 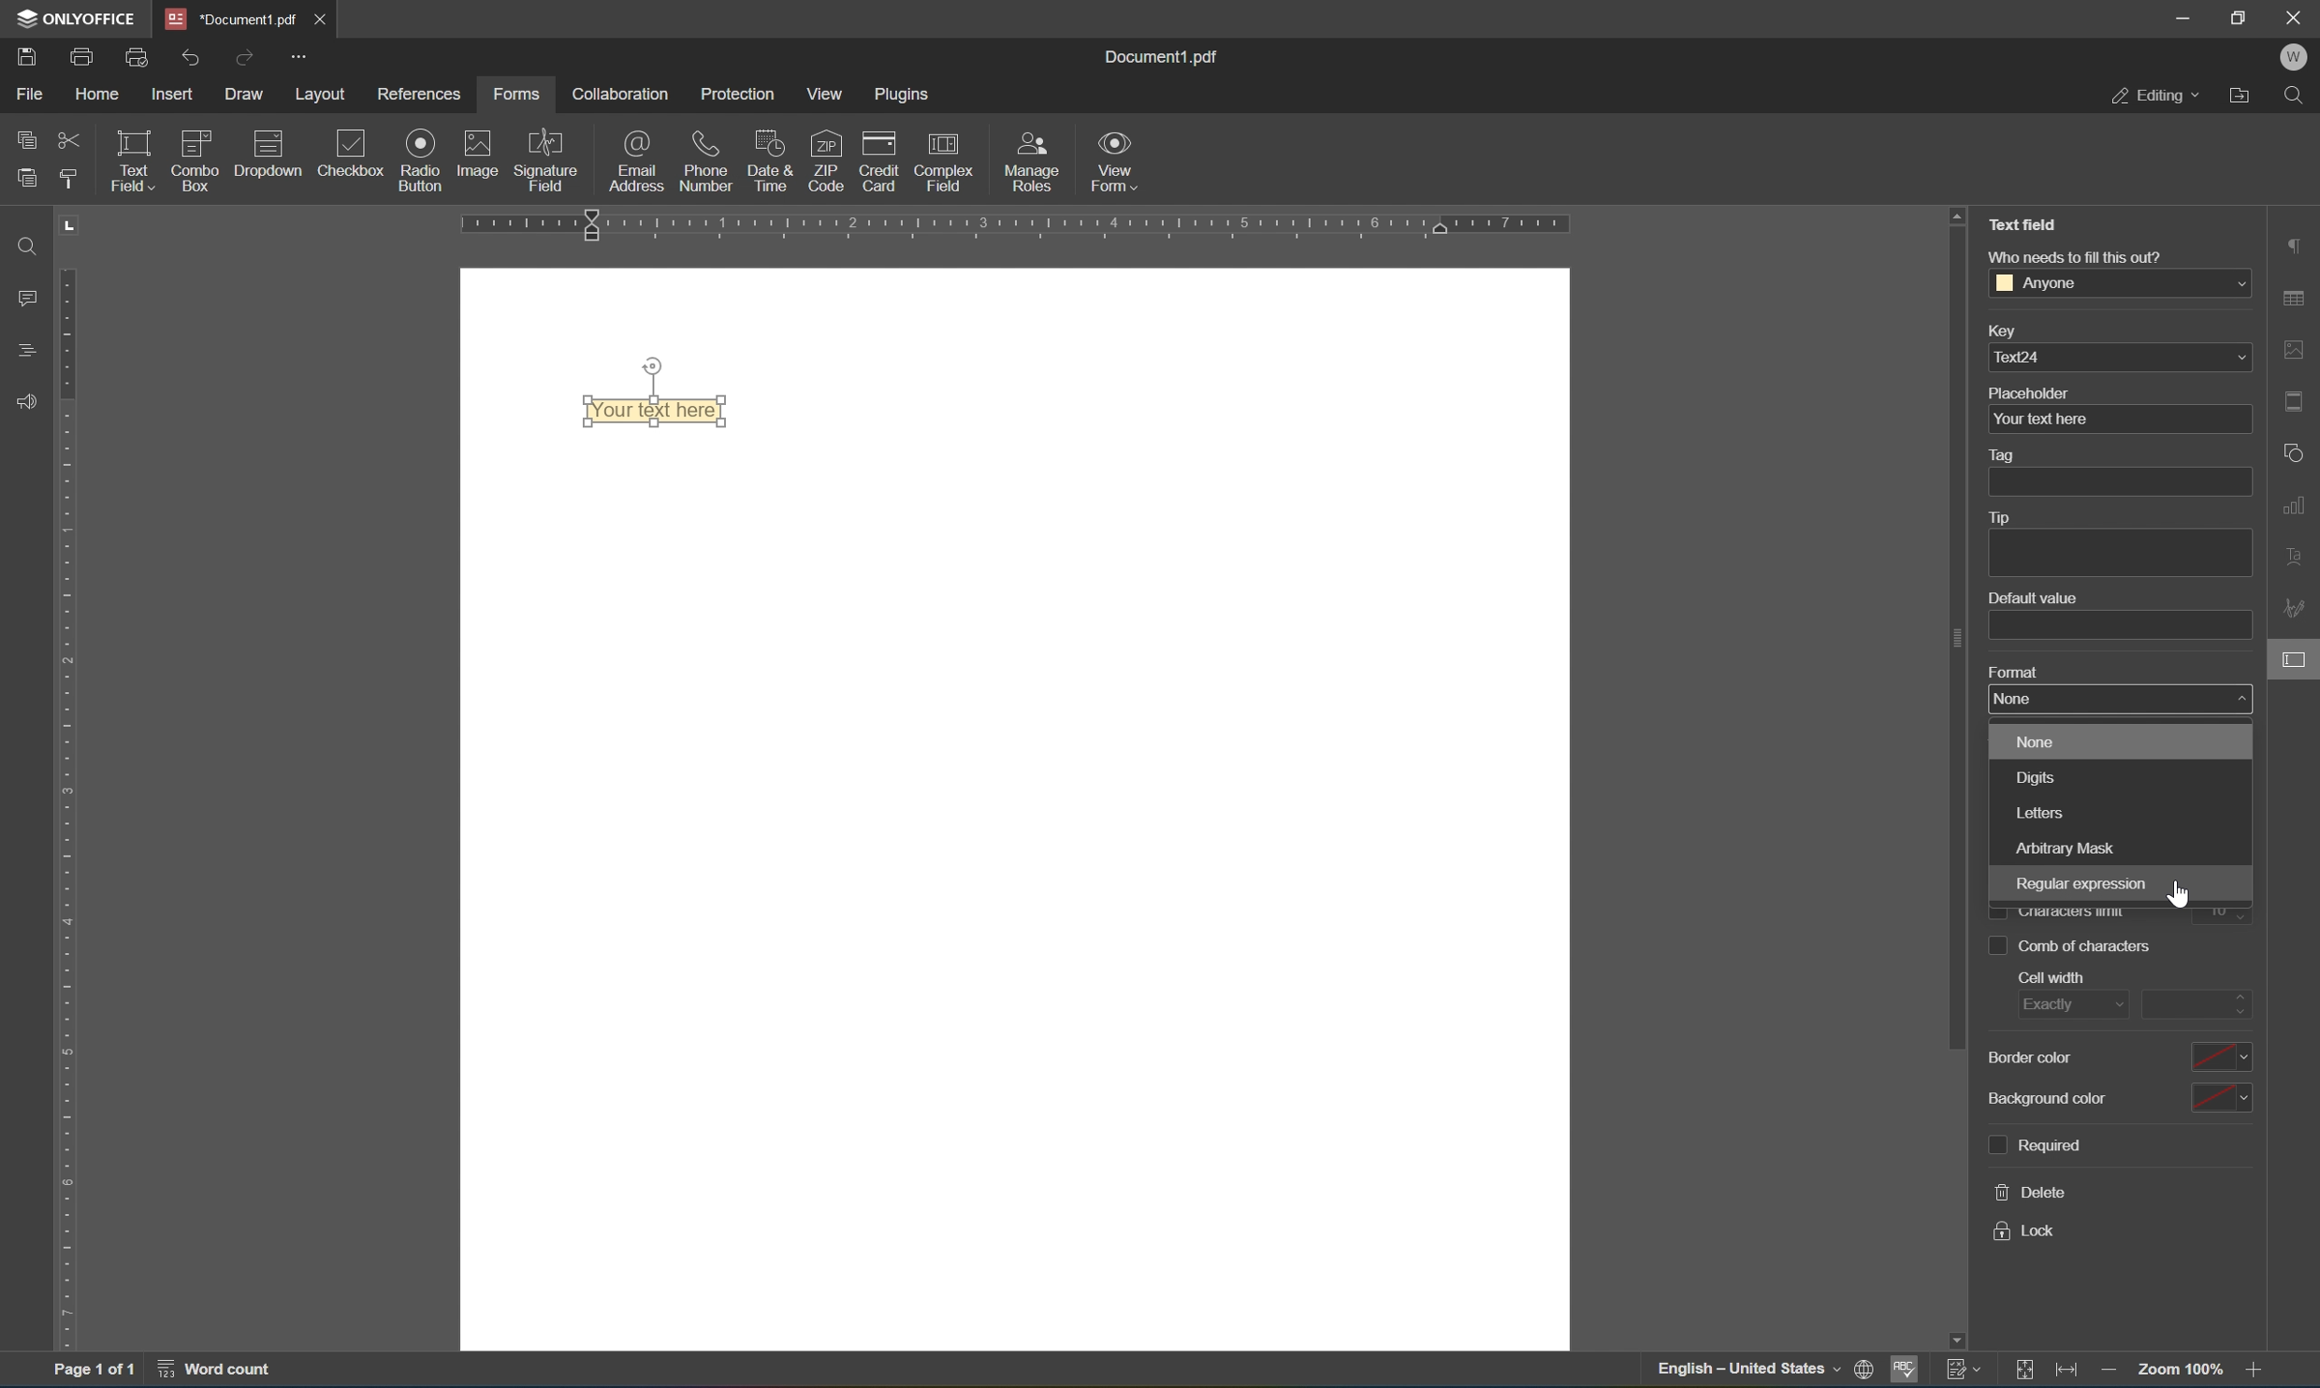 What do you see at coordinates (1905, 1374) in the screenshot?
I see `spell checking` at bounding box center [1905, 1374].